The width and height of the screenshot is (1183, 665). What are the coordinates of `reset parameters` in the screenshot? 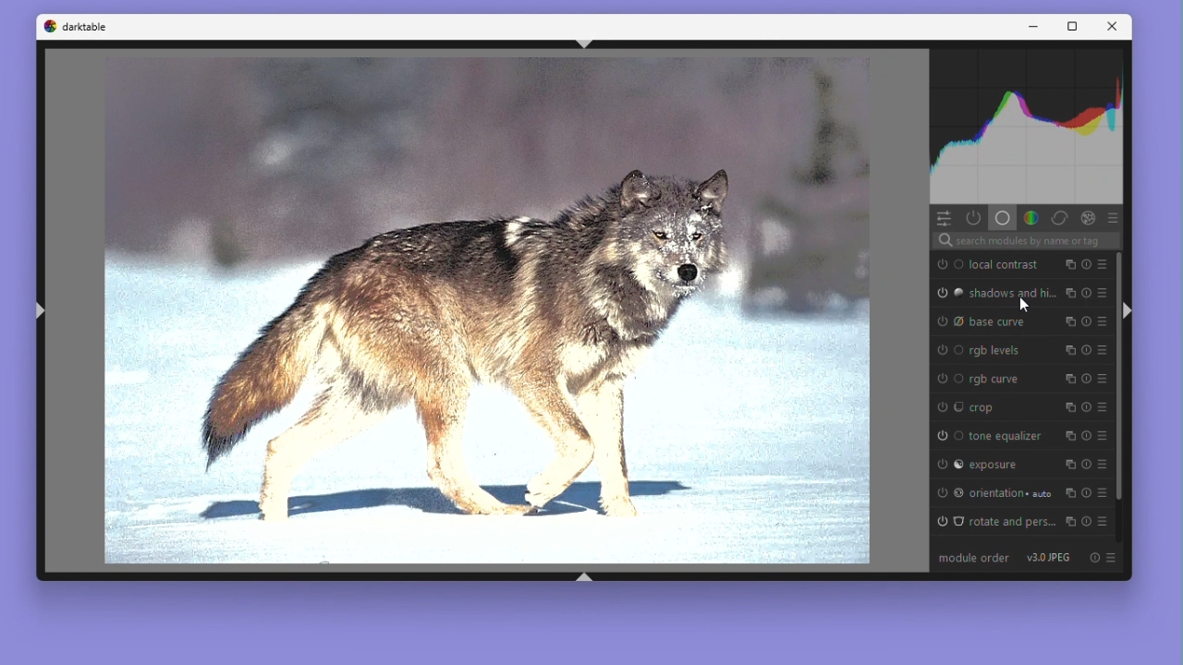 It's located at (1086, 436).